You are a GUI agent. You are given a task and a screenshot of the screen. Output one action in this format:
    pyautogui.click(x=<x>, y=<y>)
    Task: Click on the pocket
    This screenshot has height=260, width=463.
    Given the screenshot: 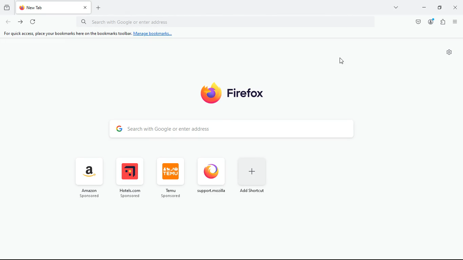 What is the action you would take?
    pyautogui.click(x=417, y=22)
    